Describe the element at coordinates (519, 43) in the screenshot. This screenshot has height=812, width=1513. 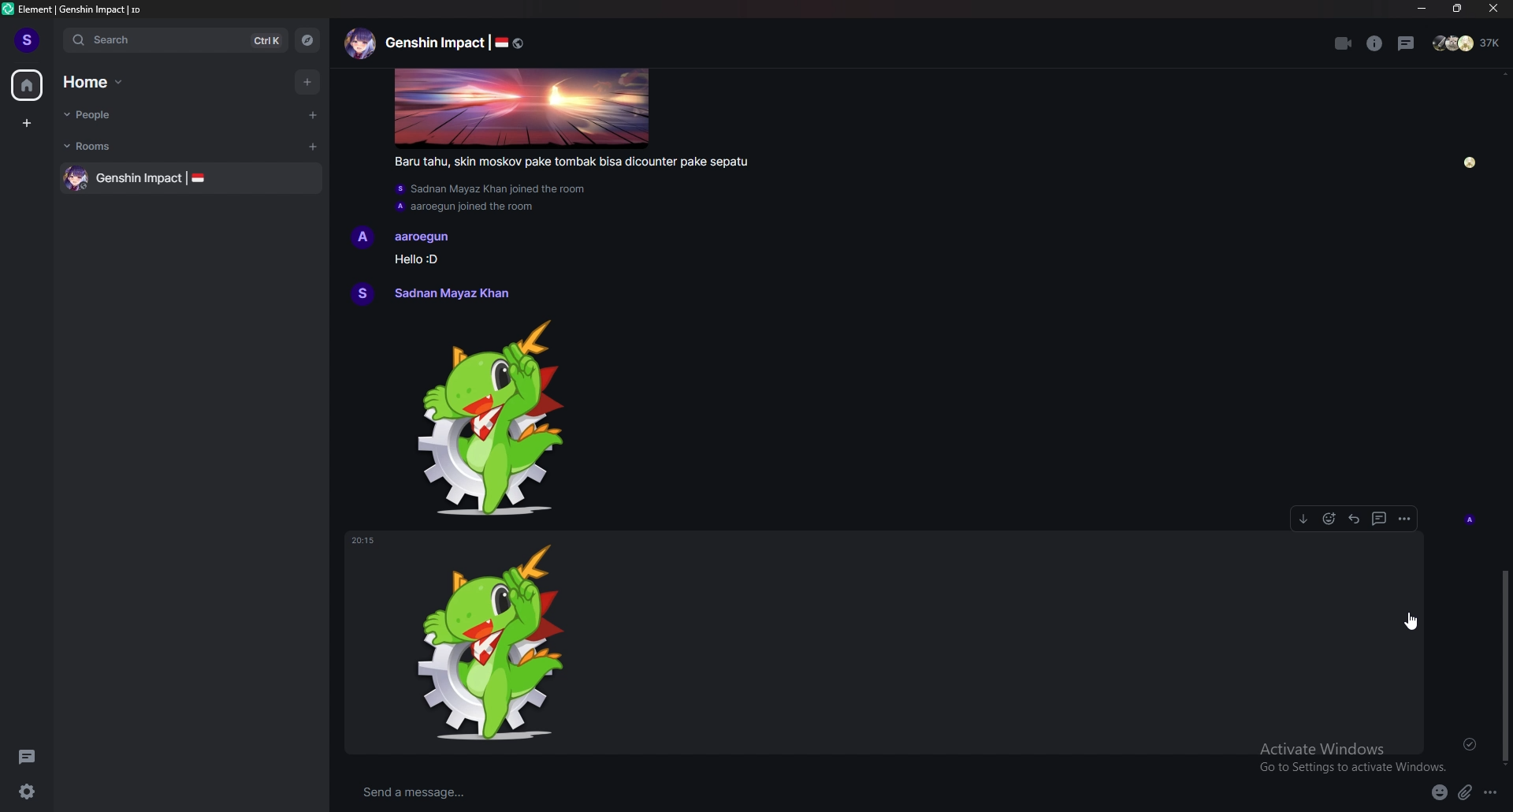
I see `Indicates group is public` at that location.